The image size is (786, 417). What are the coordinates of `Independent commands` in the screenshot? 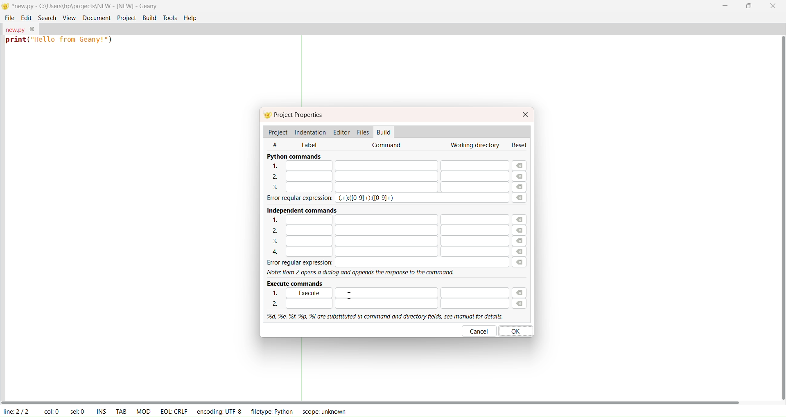 It's located at (298, 209).